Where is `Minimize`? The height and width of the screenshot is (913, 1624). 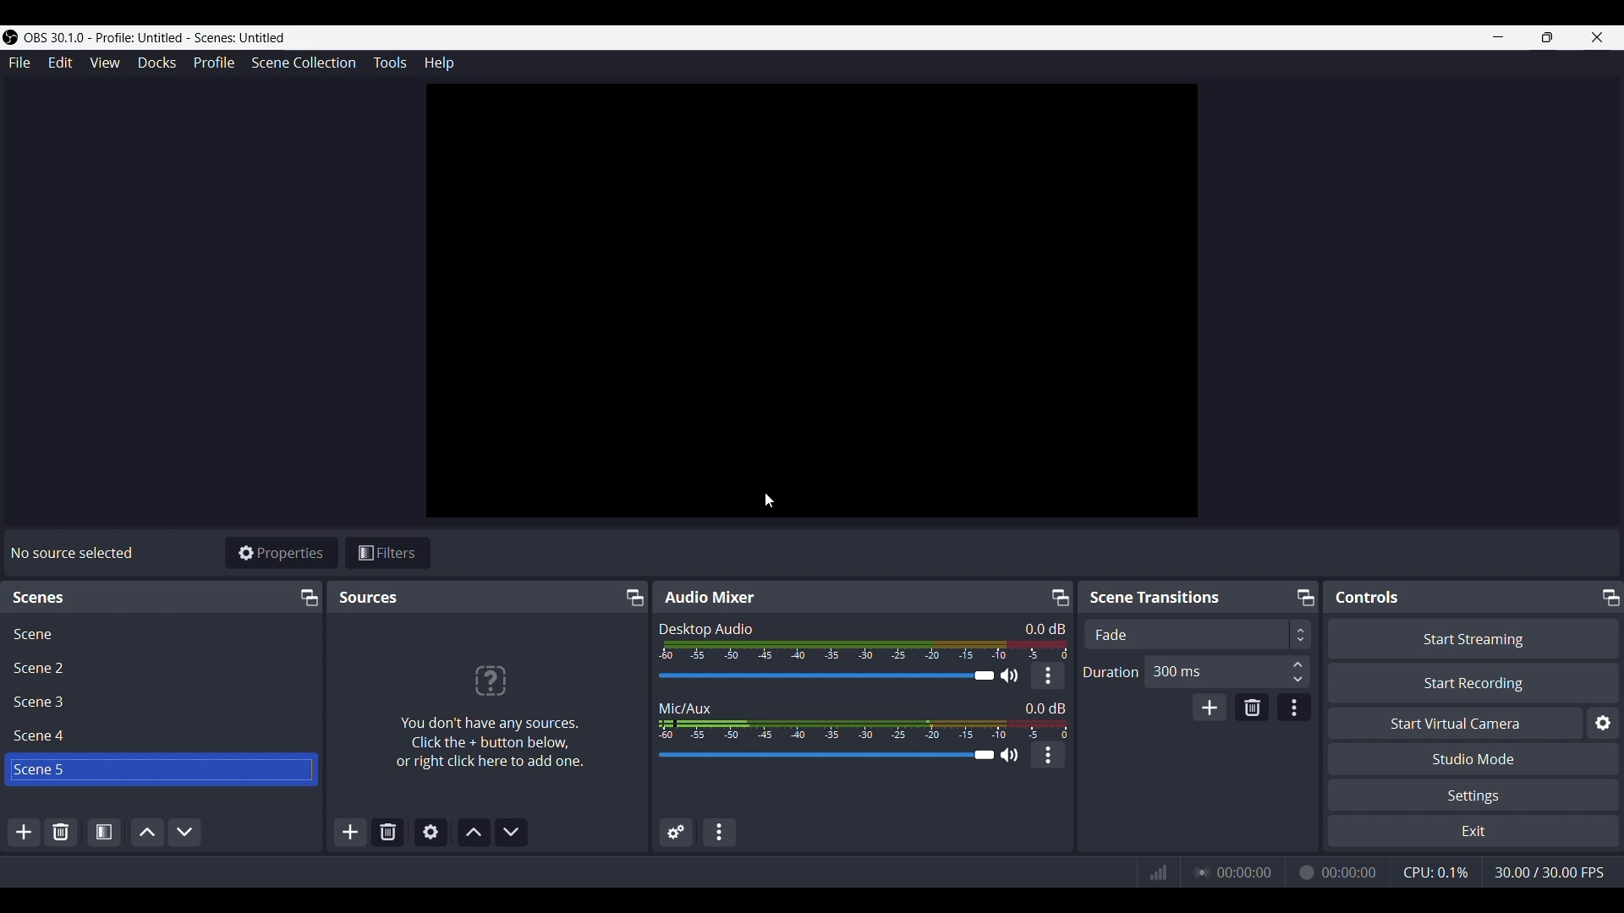
Minimize is located at coordinates (1496, 36).